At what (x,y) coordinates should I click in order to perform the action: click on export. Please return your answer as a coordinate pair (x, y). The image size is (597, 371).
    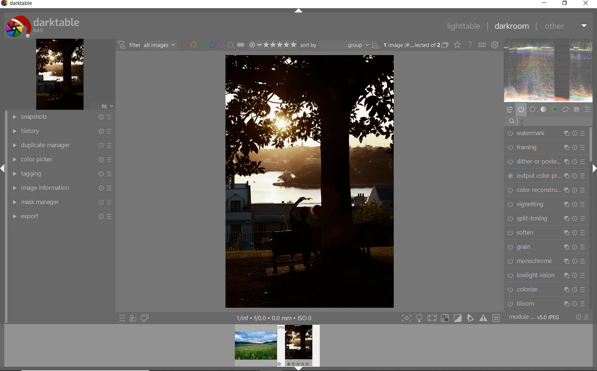
    Looking at the image, I should click on (61, 217).